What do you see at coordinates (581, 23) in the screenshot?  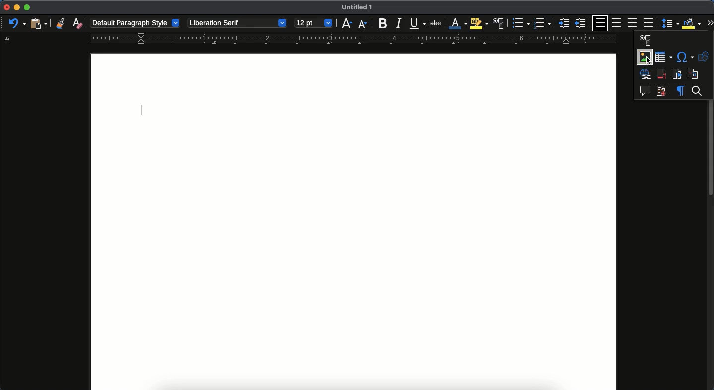 I see `unindent` at bounding box center [581, 23].